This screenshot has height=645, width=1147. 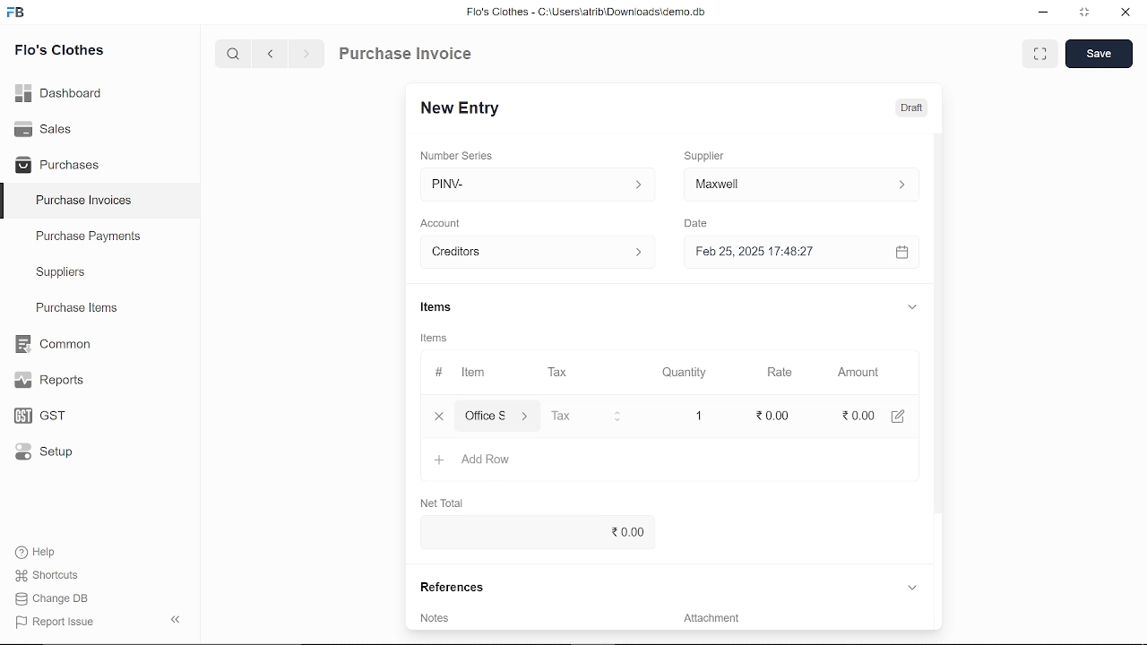 I want to click on Notes, so click(x=436, y=617).